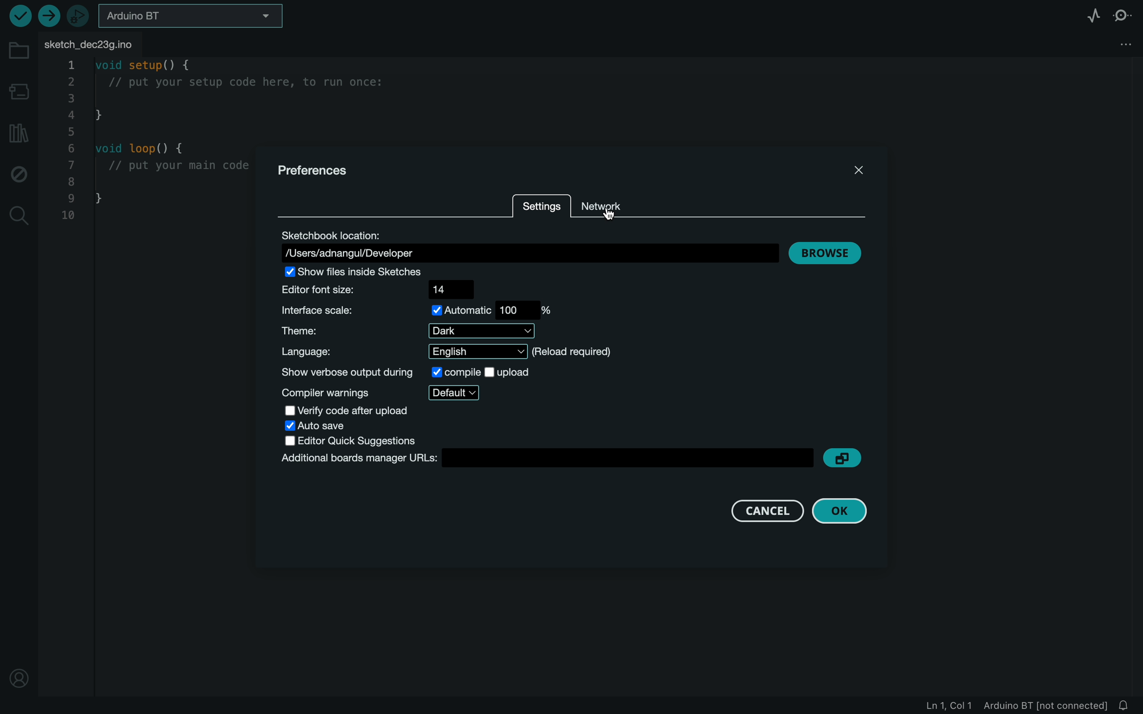 This screenshot has height=714, width=1143. What do you see at coordinates (844, 510) in the screenshot?
I see `ok` at bounding box center [844, 510].